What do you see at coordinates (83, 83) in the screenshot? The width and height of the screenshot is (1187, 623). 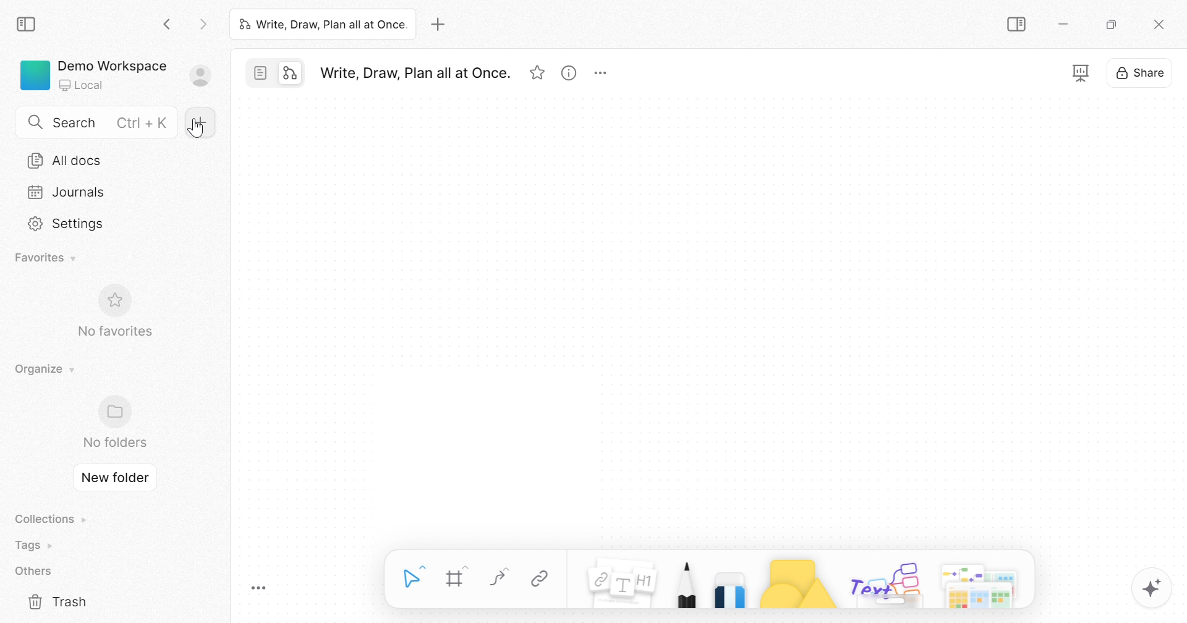 I see `Local` at bounding box center [83, 83].